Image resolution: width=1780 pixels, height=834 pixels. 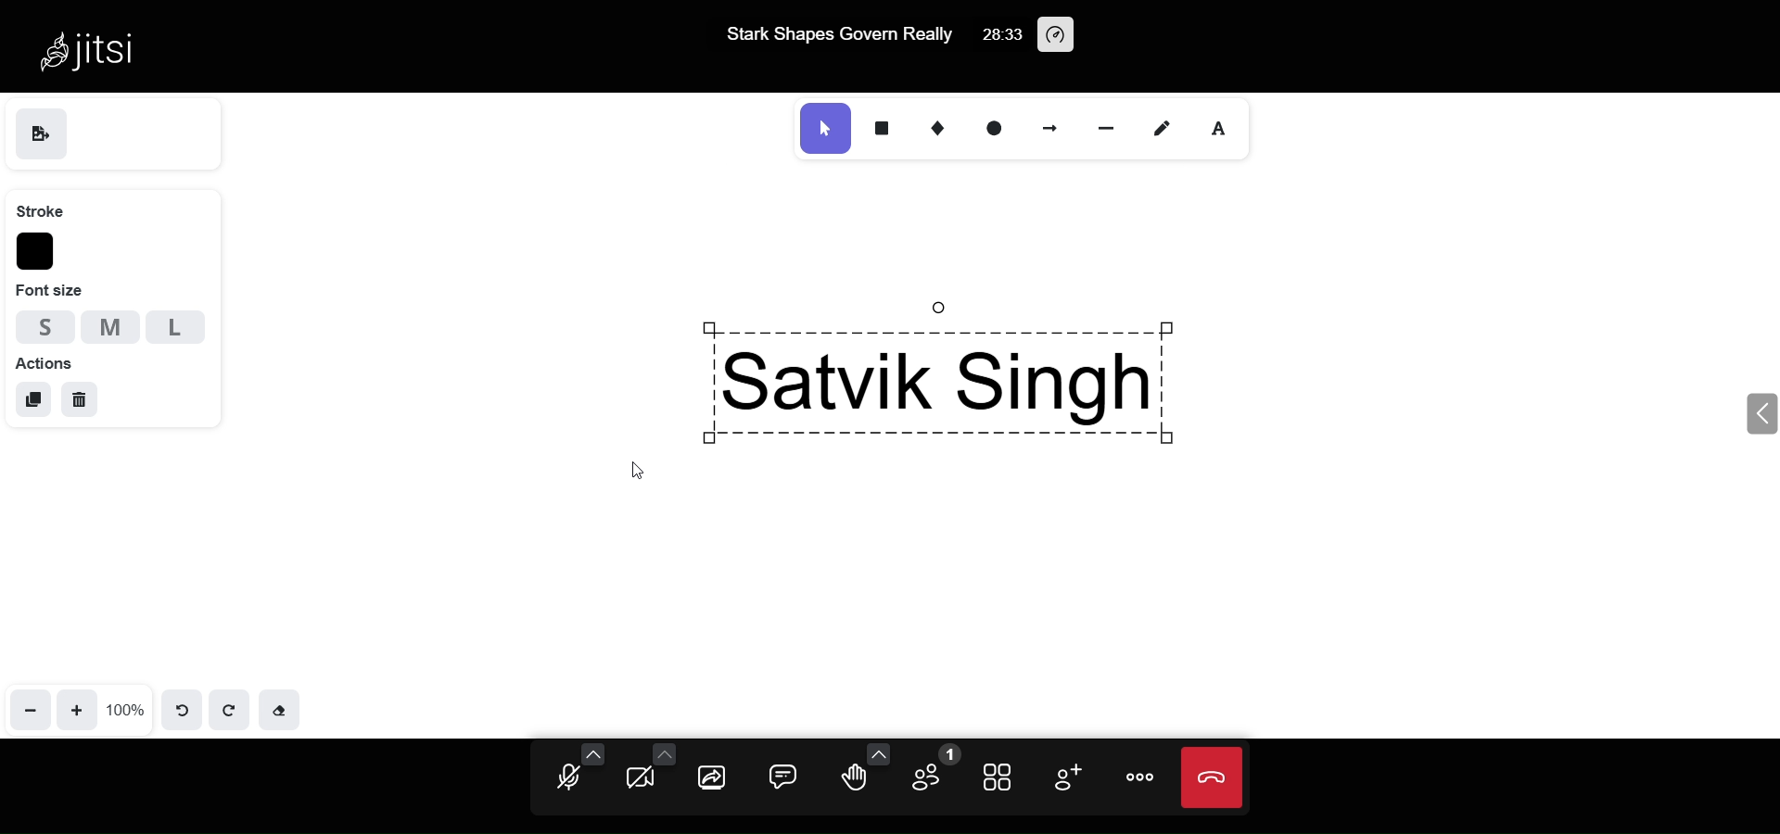 I want to click on eraser, so click(x=279, y=708).